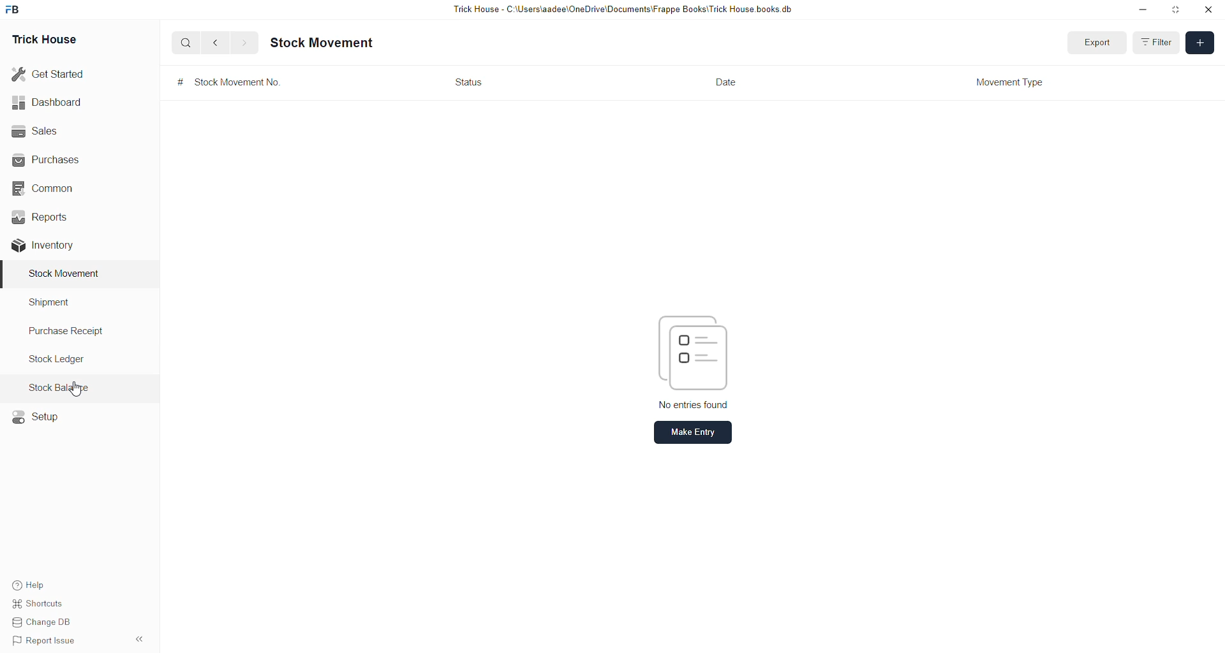  Describe the element at coordinates (140, 637) in the screenshot. I see `Options` at that location.